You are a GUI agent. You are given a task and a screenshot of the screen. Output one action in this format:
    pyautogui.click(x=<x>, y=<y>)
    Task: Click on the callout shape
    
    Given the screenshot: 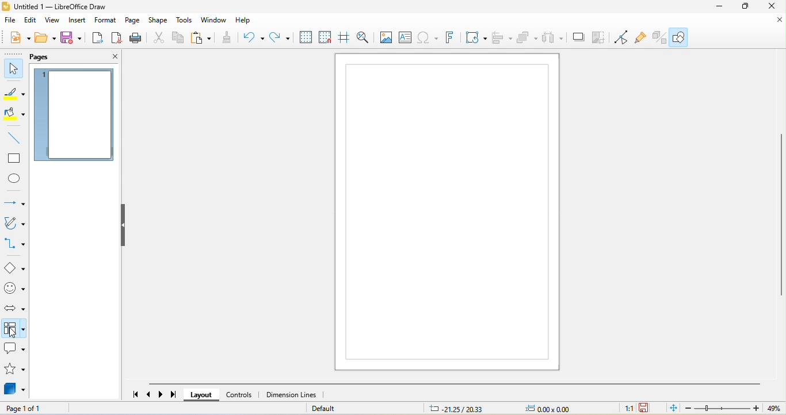 What is the action you would take?
    pyautogui.click(x=15, y=349)
    